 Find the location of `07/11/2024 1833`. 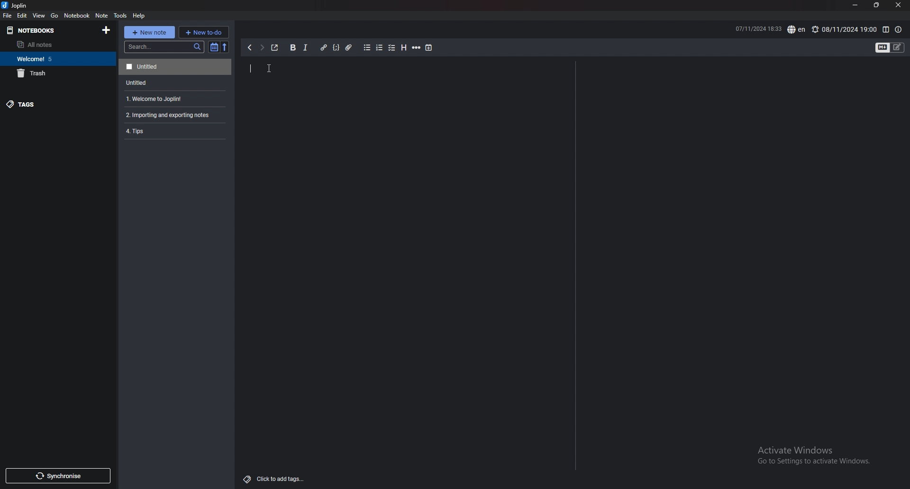

07/11/2024 1833 is located at coordinates (757, 28).